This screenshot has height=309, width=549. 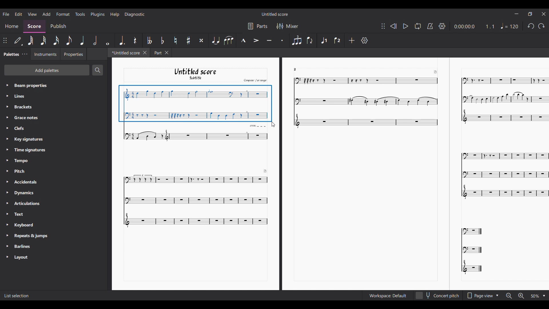 I want to click on Home , so click(x=12, y=27).